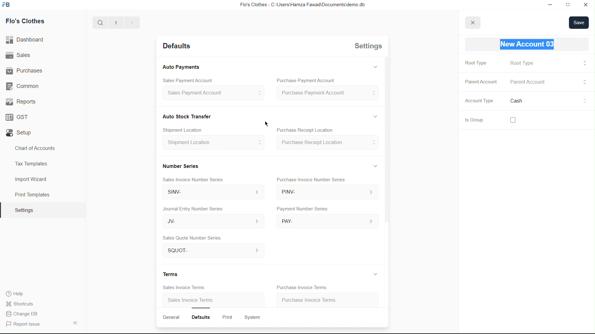 The width and height of the screenshot is (595, 334). What do you see at coordinates (312, 130) in the screenshot?
I see `Purchase Receipt Location` at bounding box center [312, 130].